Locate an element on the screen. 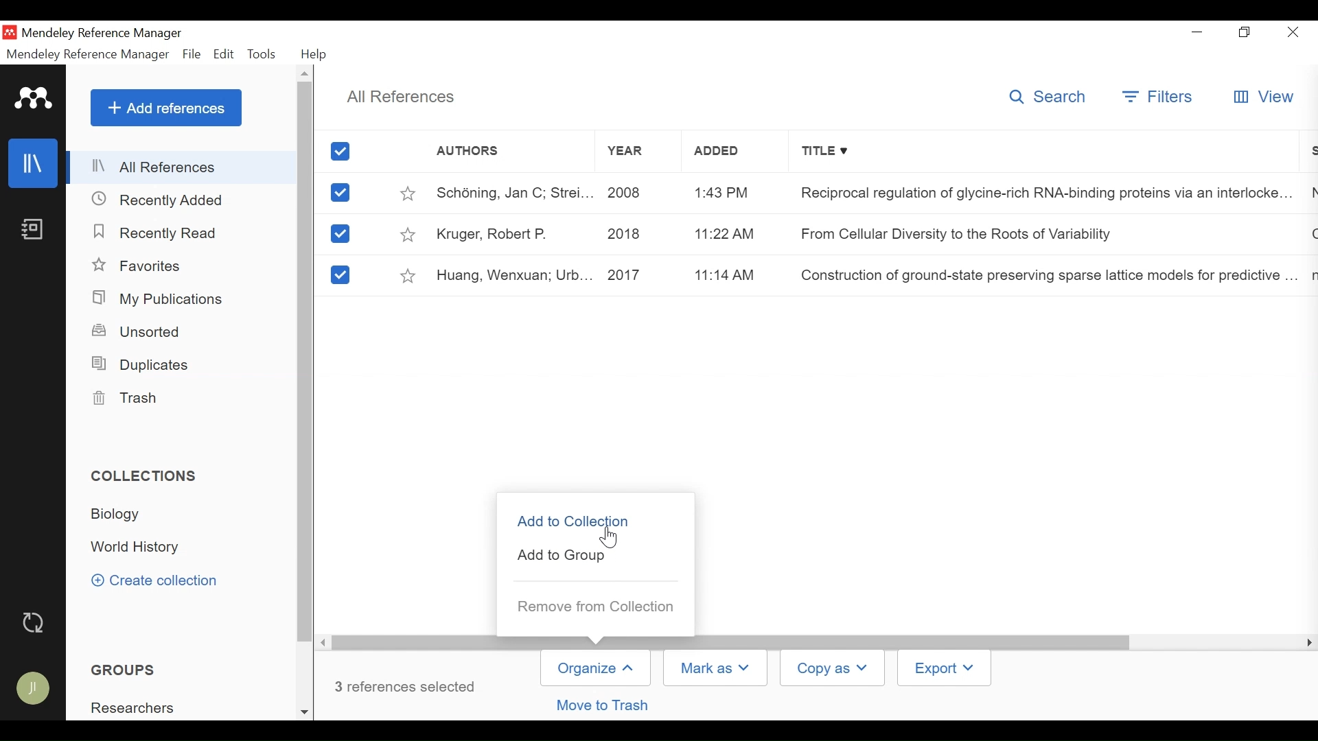 The height and width of the screenshot is (741, 1318). Restore is located at coordinates (1245, 32).